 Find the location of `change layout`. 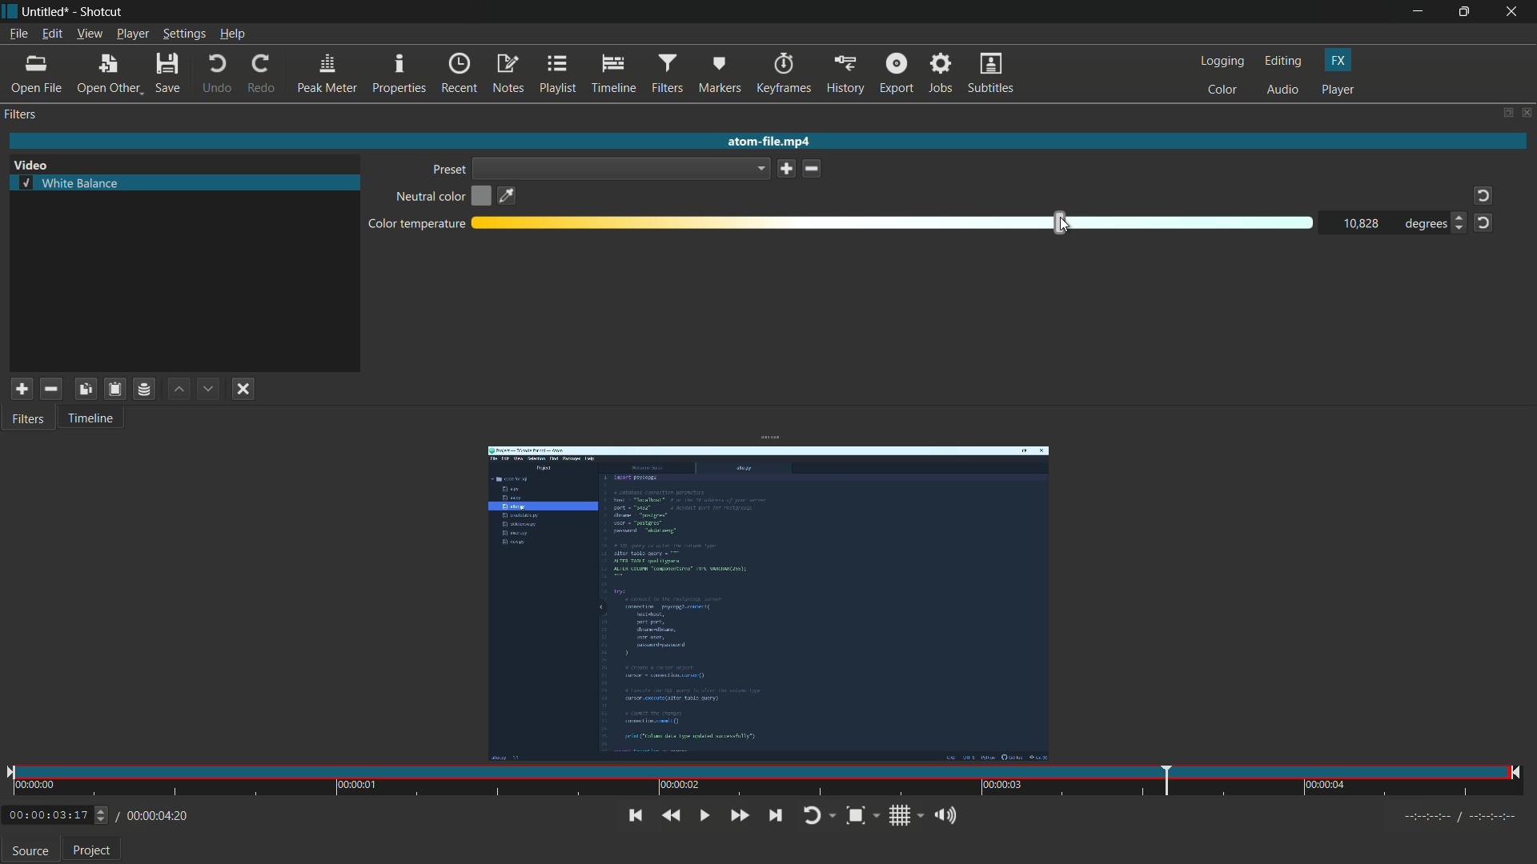

change layout is located at coordinates (1507, 114).